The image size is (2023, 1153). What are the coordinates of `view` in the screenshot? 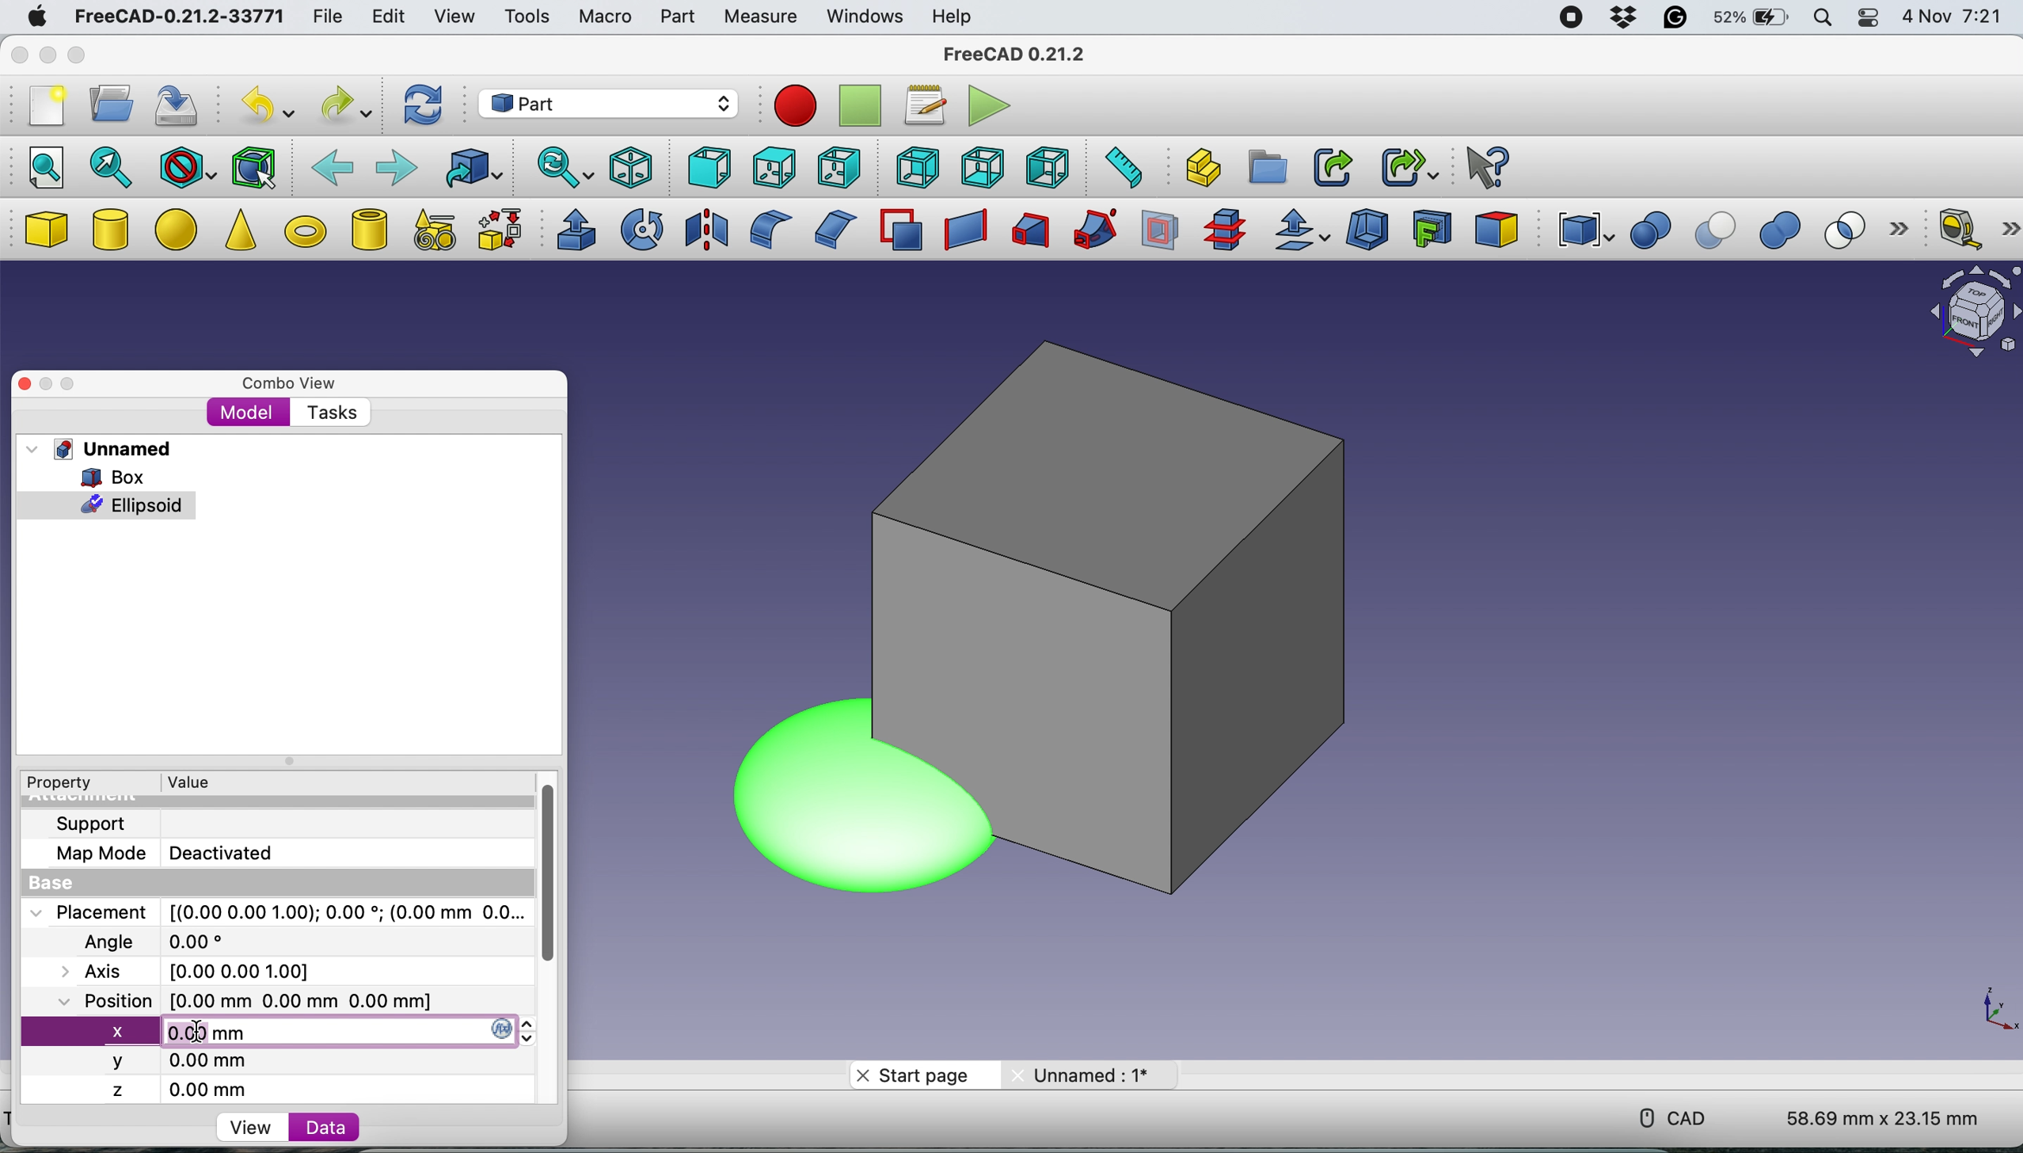 It's located at (256, 1126).